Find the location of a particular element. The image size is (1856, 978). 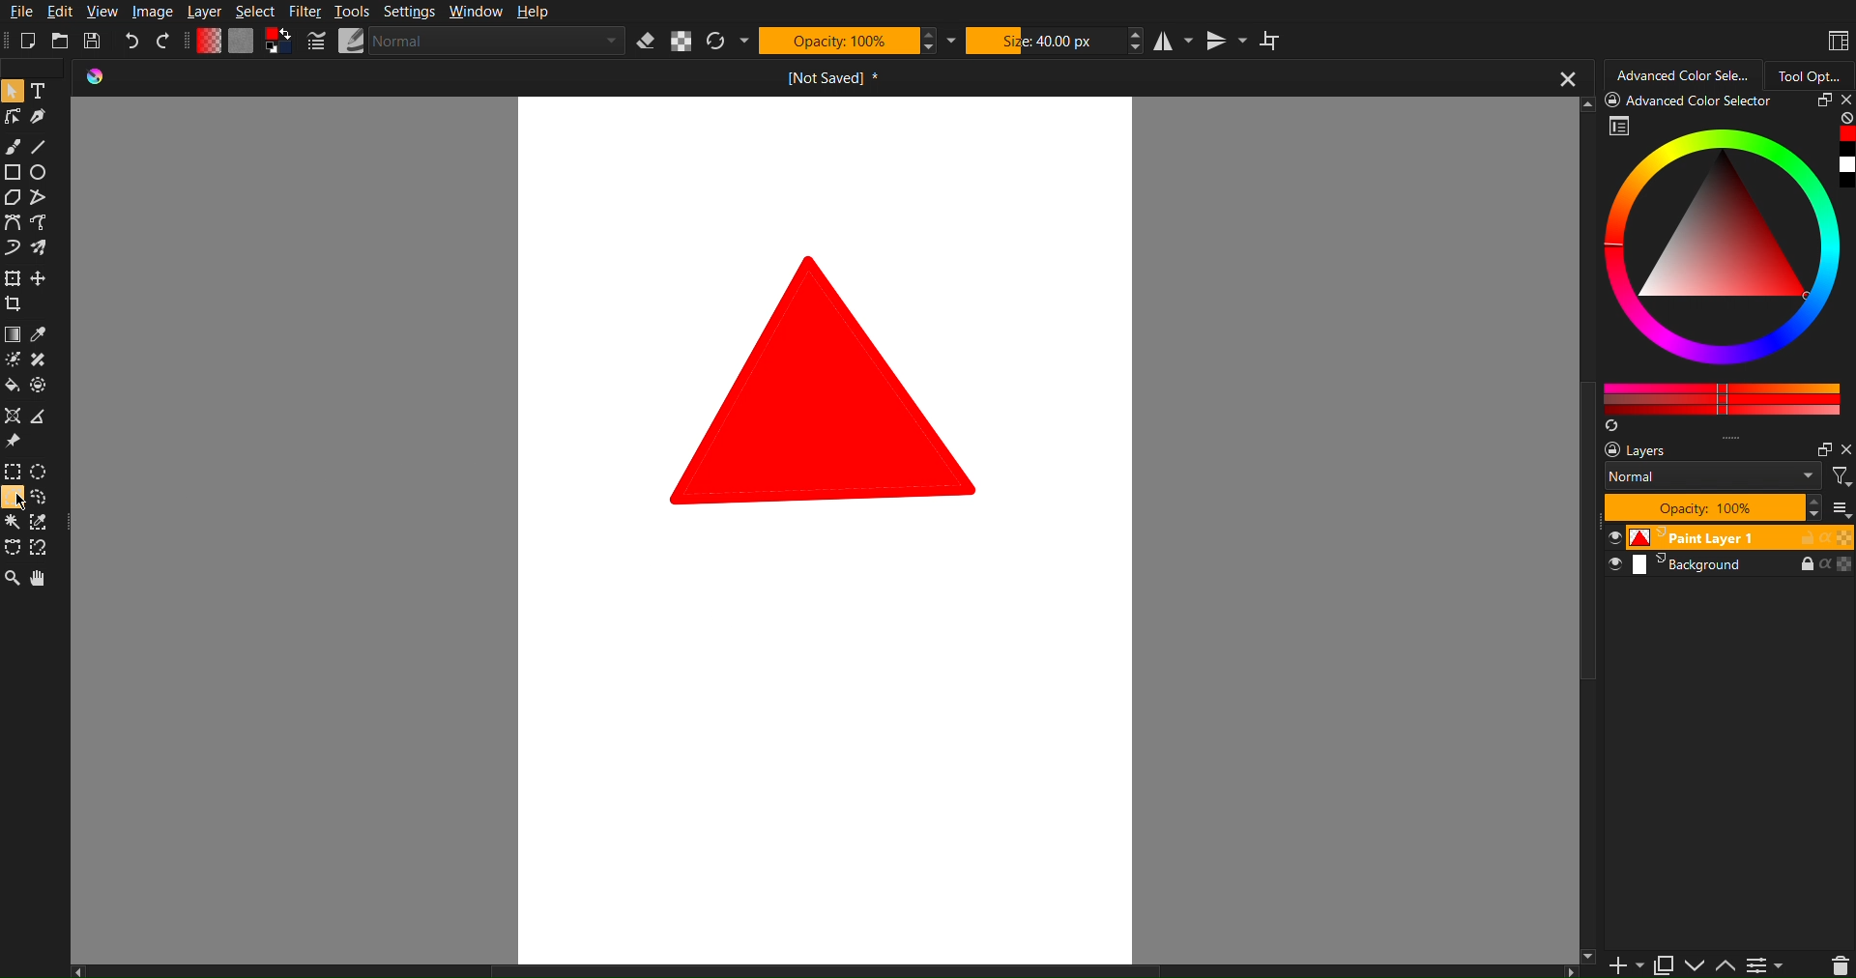

Picker is located at coordinates (12, 224).